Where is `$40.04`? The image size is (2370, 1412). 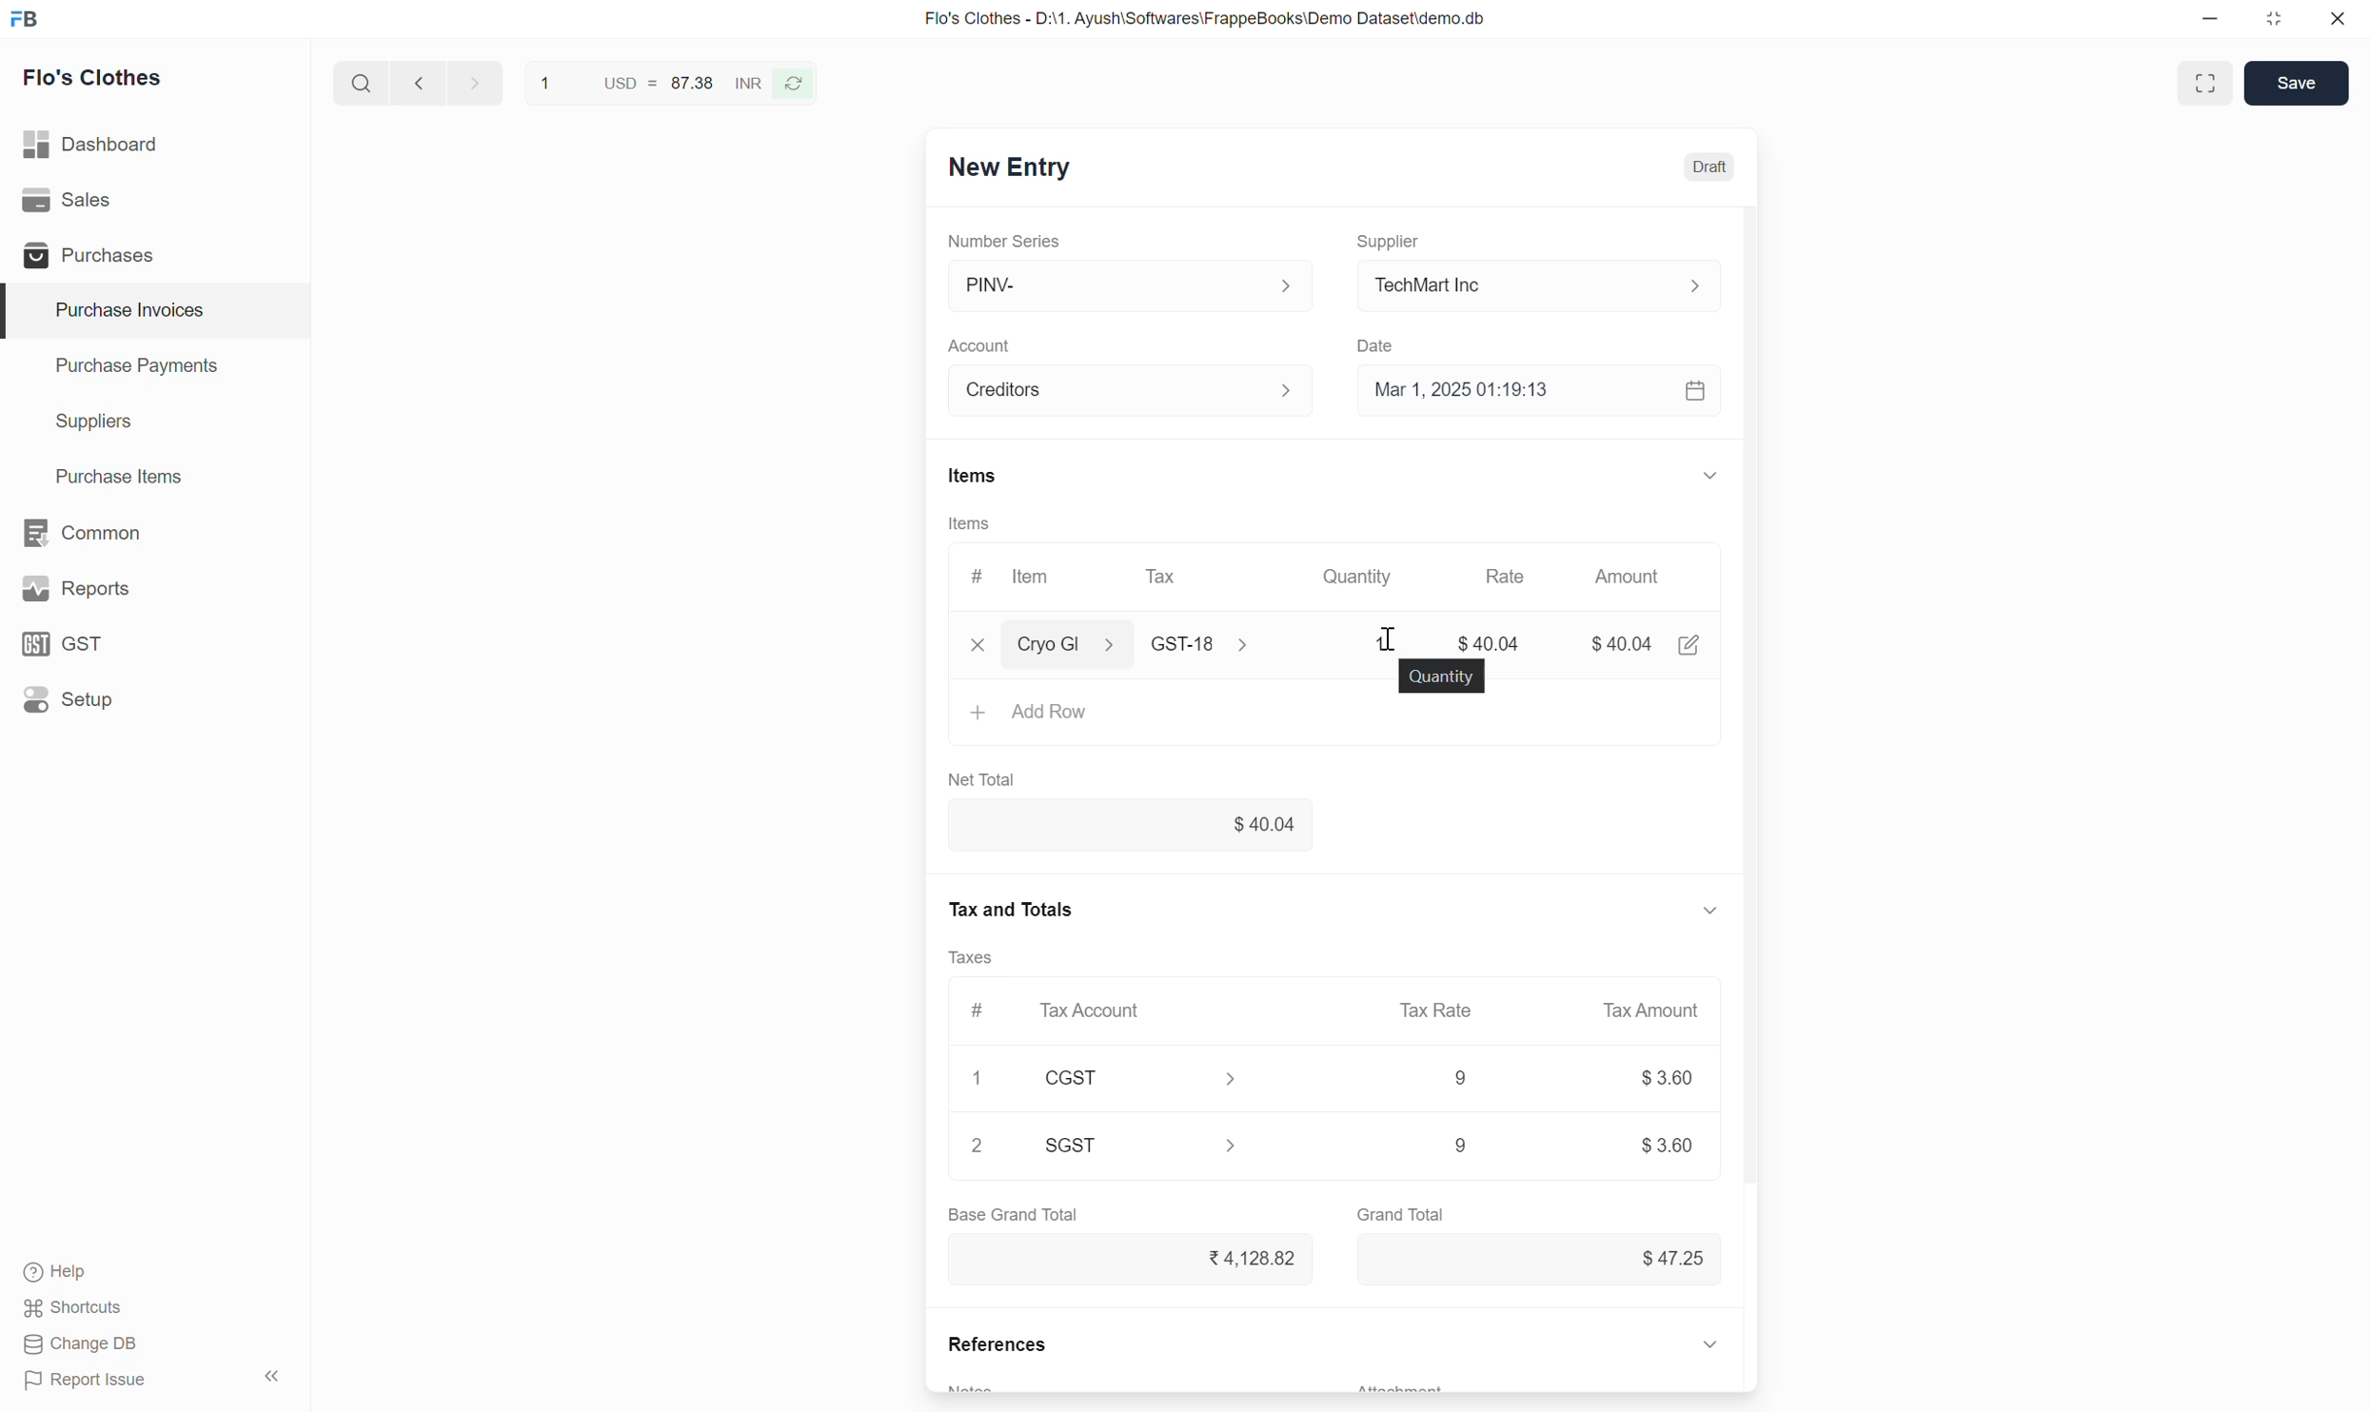 $40.04 is located at coordinates (1495, 644).